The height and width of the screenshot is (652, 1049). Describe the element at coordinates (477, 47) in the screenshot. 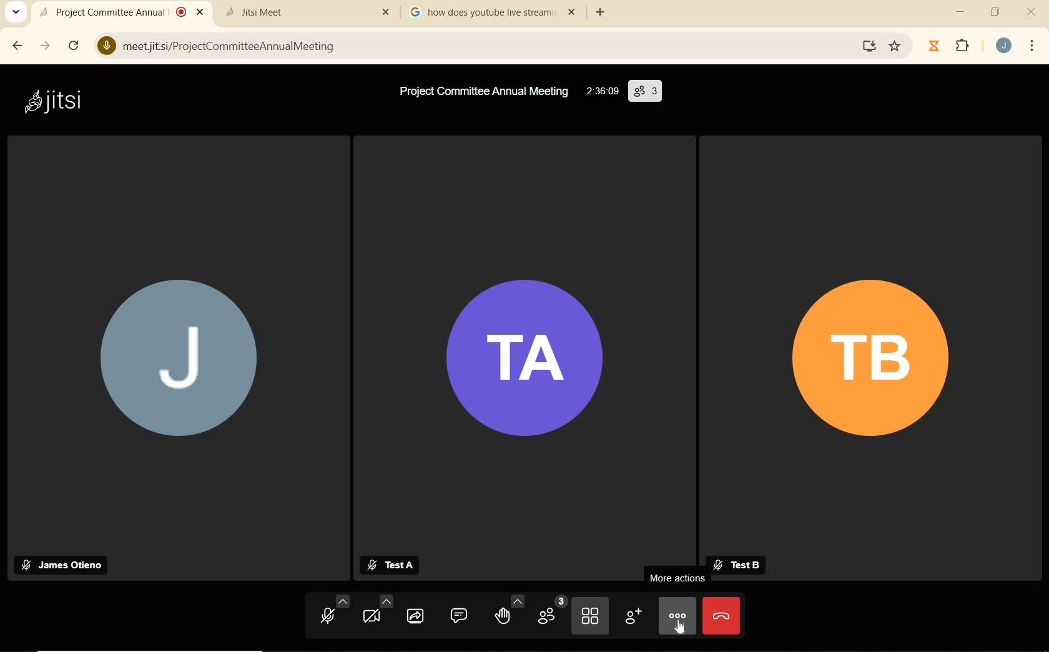

I see `meetjitsi/ProjectCommitteeAnnualMeeting` at that location.